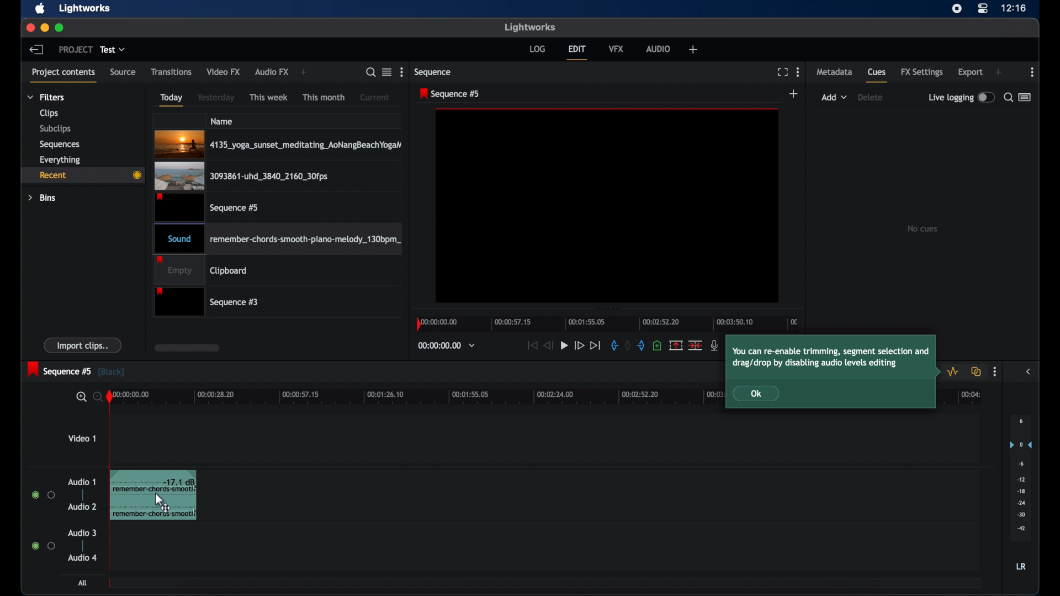 The width and height of the screenshot is (1060, 596). What do you see at coordinates (123, 72) in the screenshot?
I see `source` at bounding box center [123, 72].